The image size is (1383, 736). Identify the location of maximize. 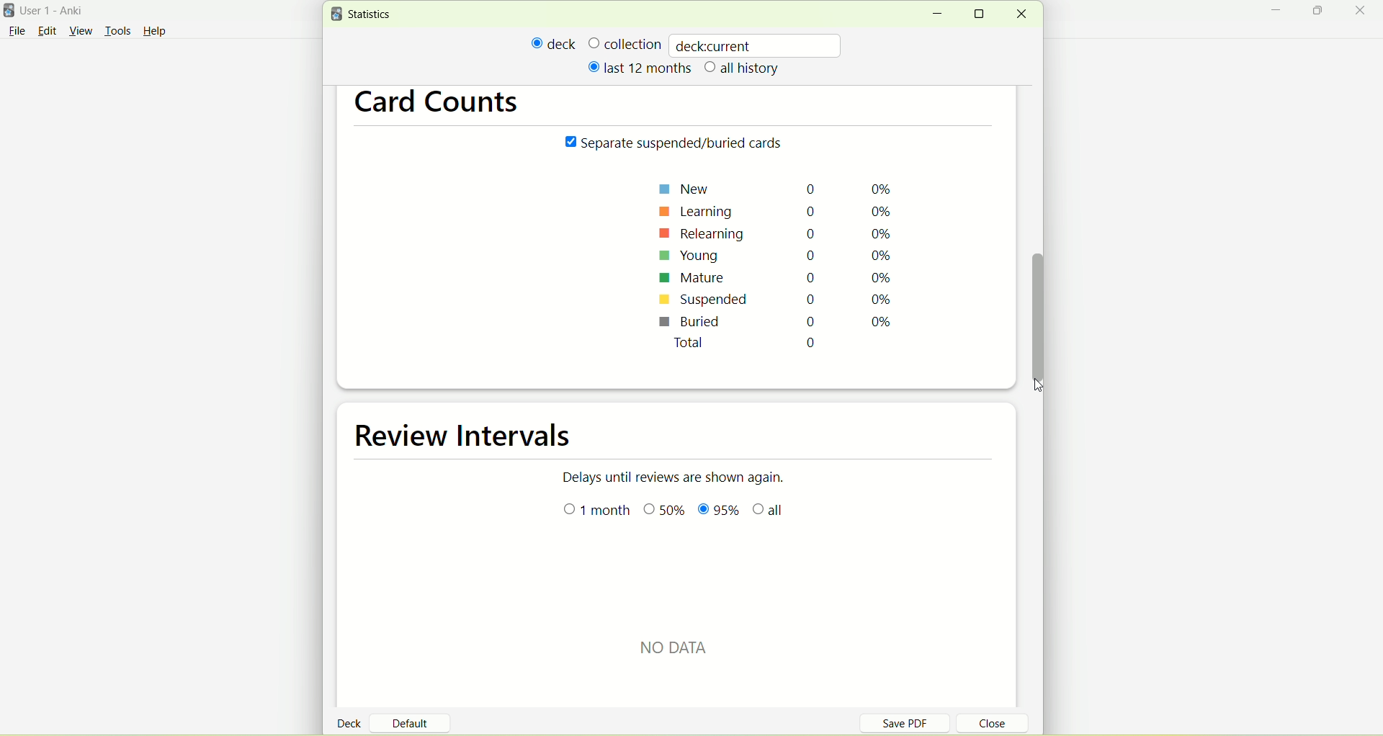
(984, 14).